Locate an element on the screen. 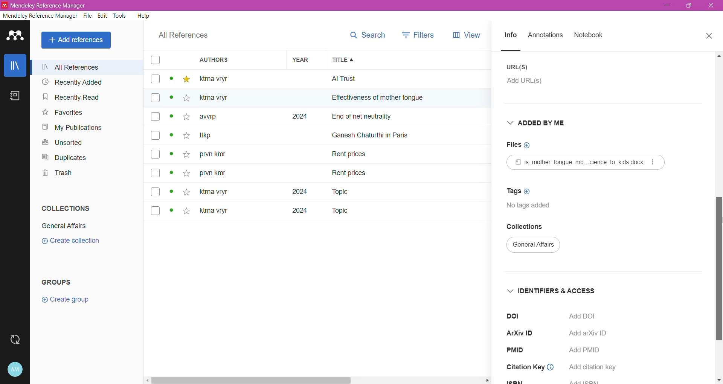  star is located at coordinates (184, 119).